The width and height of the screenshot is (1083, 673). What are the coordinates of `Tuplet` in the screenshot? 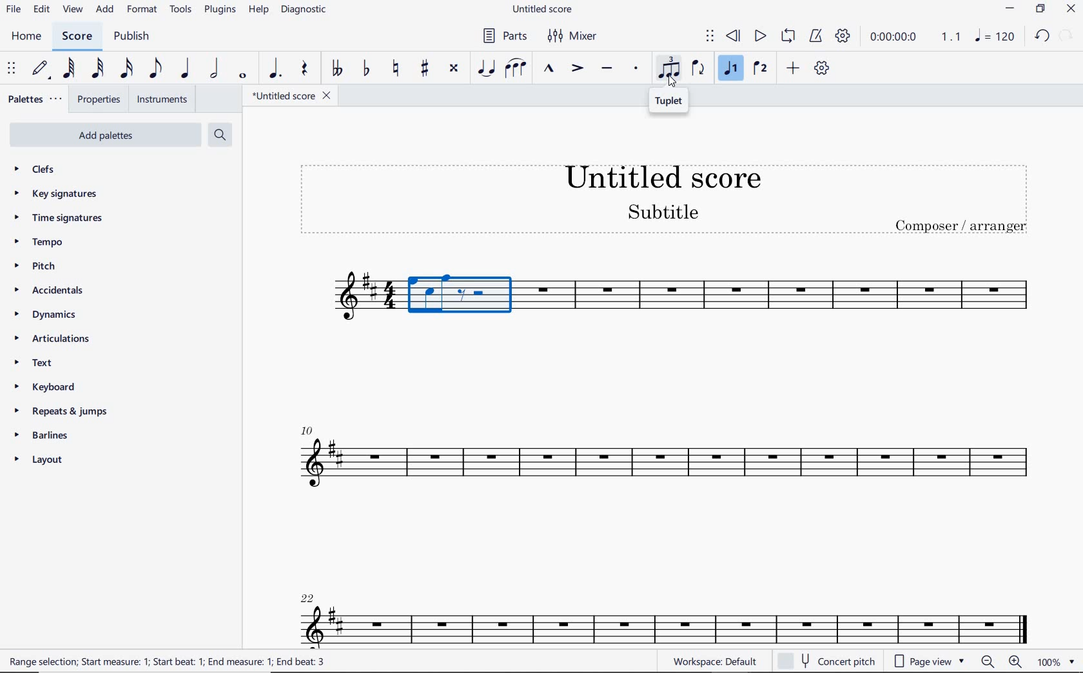 It's located at (670, 102).